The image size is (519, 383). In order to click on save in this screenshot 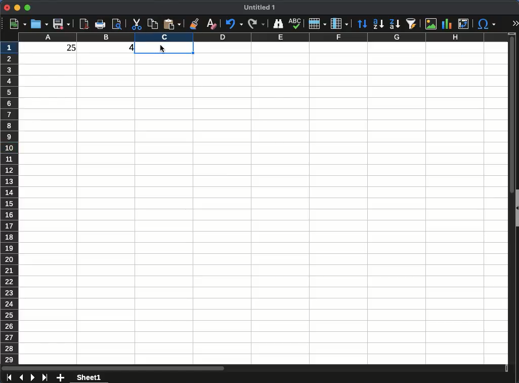, I will do `click(61, 25)`.